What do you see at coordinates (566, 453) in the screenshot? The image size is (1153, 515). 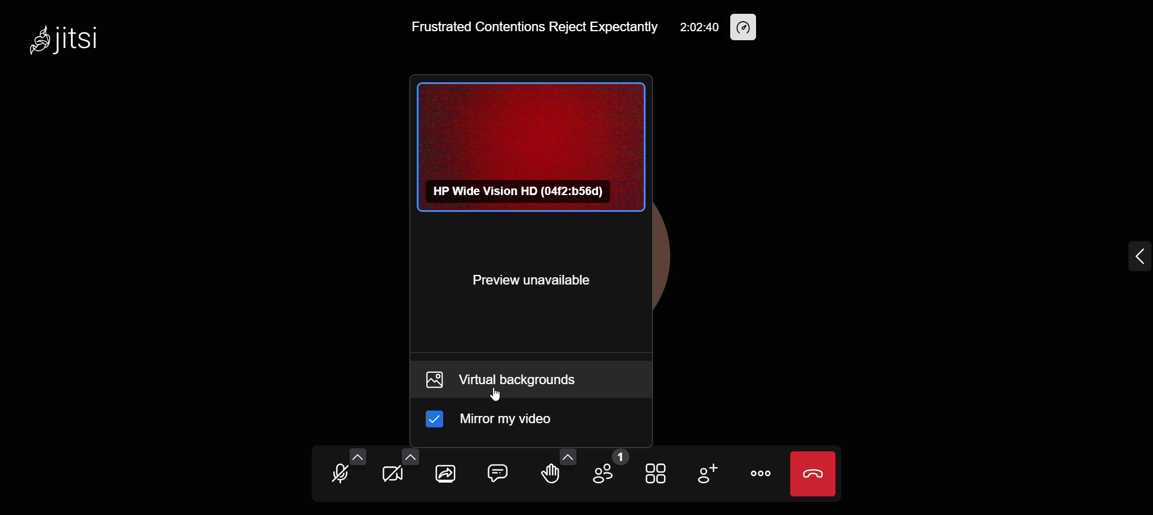 I see `more reaction` at bounding box center [566, 453].